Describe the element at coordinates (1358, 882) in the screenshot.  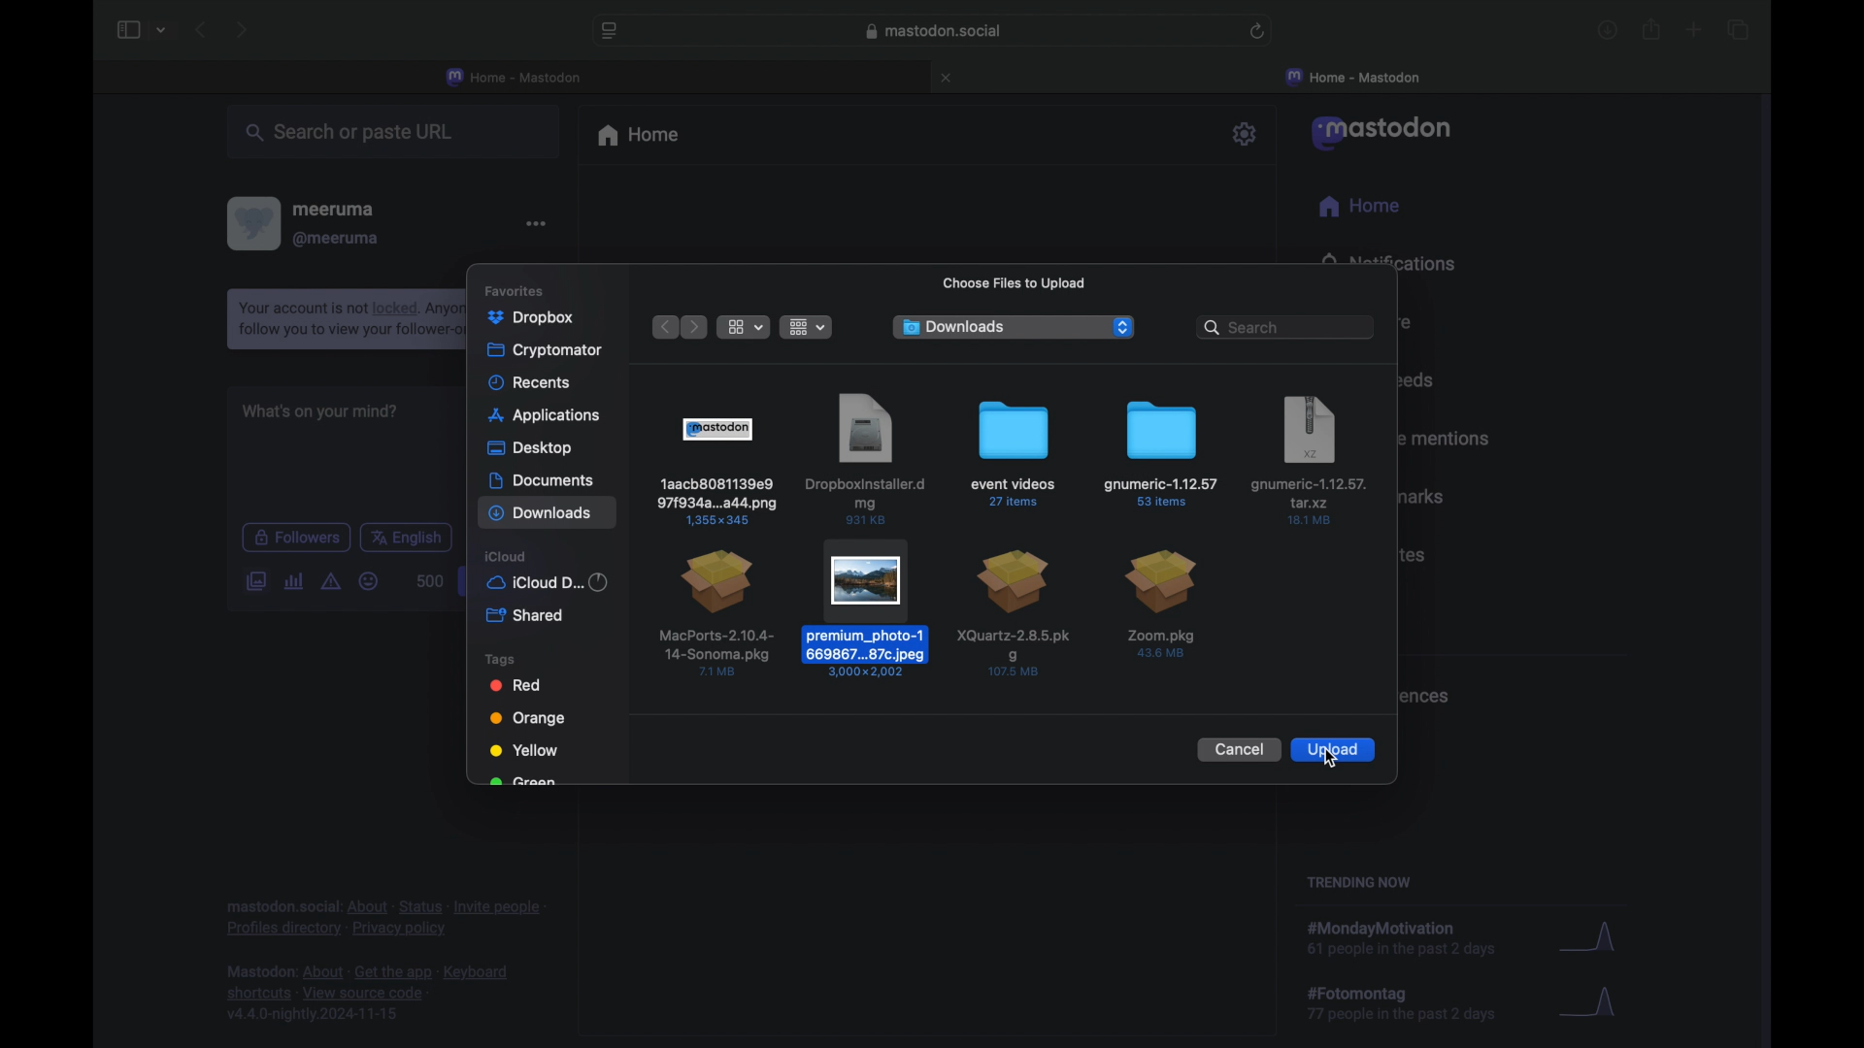
I see `trending now` at that location.